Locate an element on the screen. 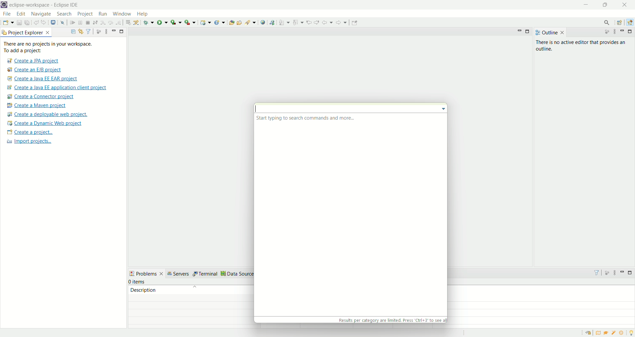  undo is located at coordinates (35, 23).